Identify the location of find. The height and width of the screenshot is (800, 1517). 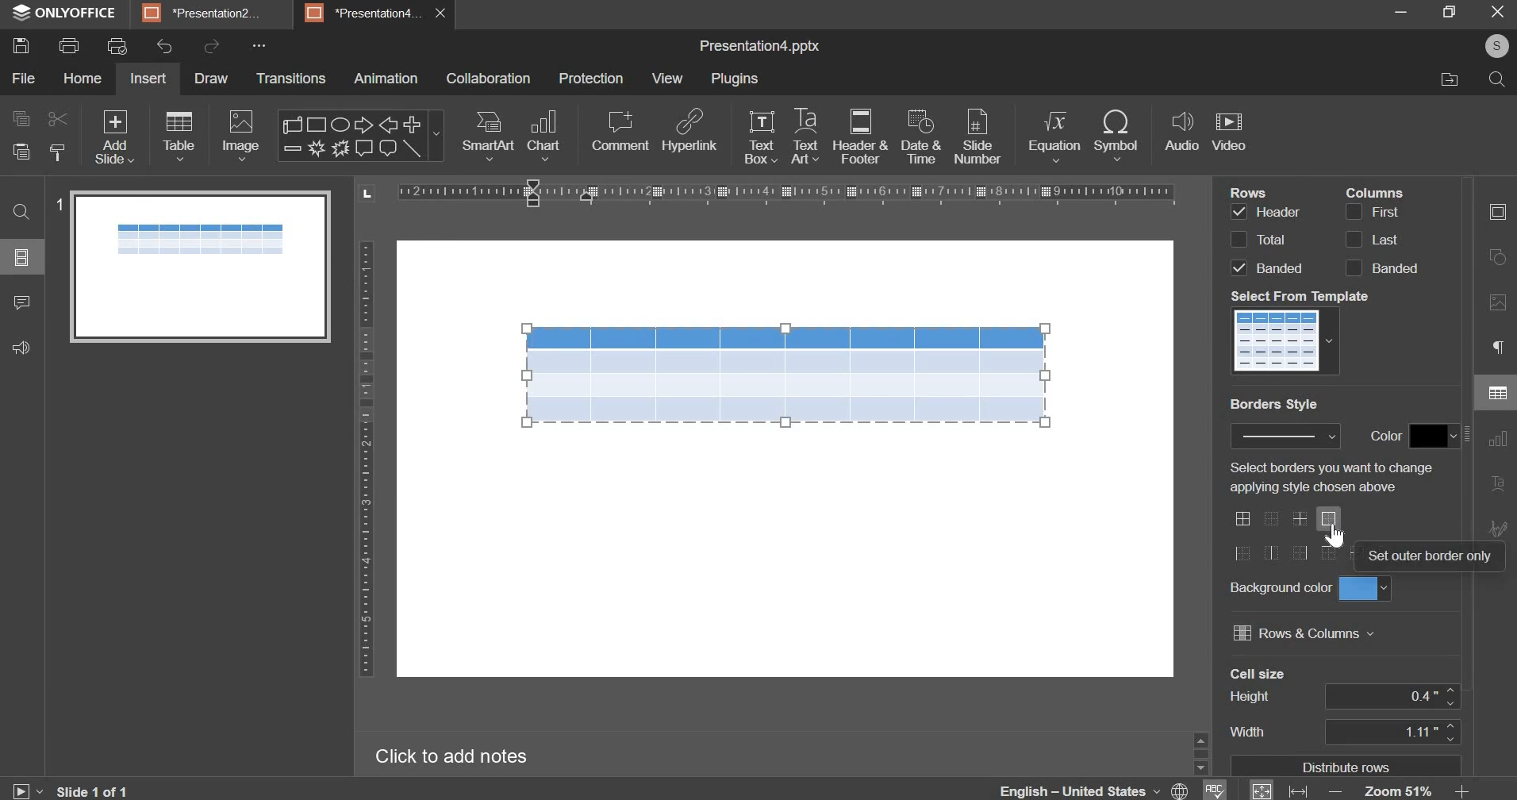
(23, 212).